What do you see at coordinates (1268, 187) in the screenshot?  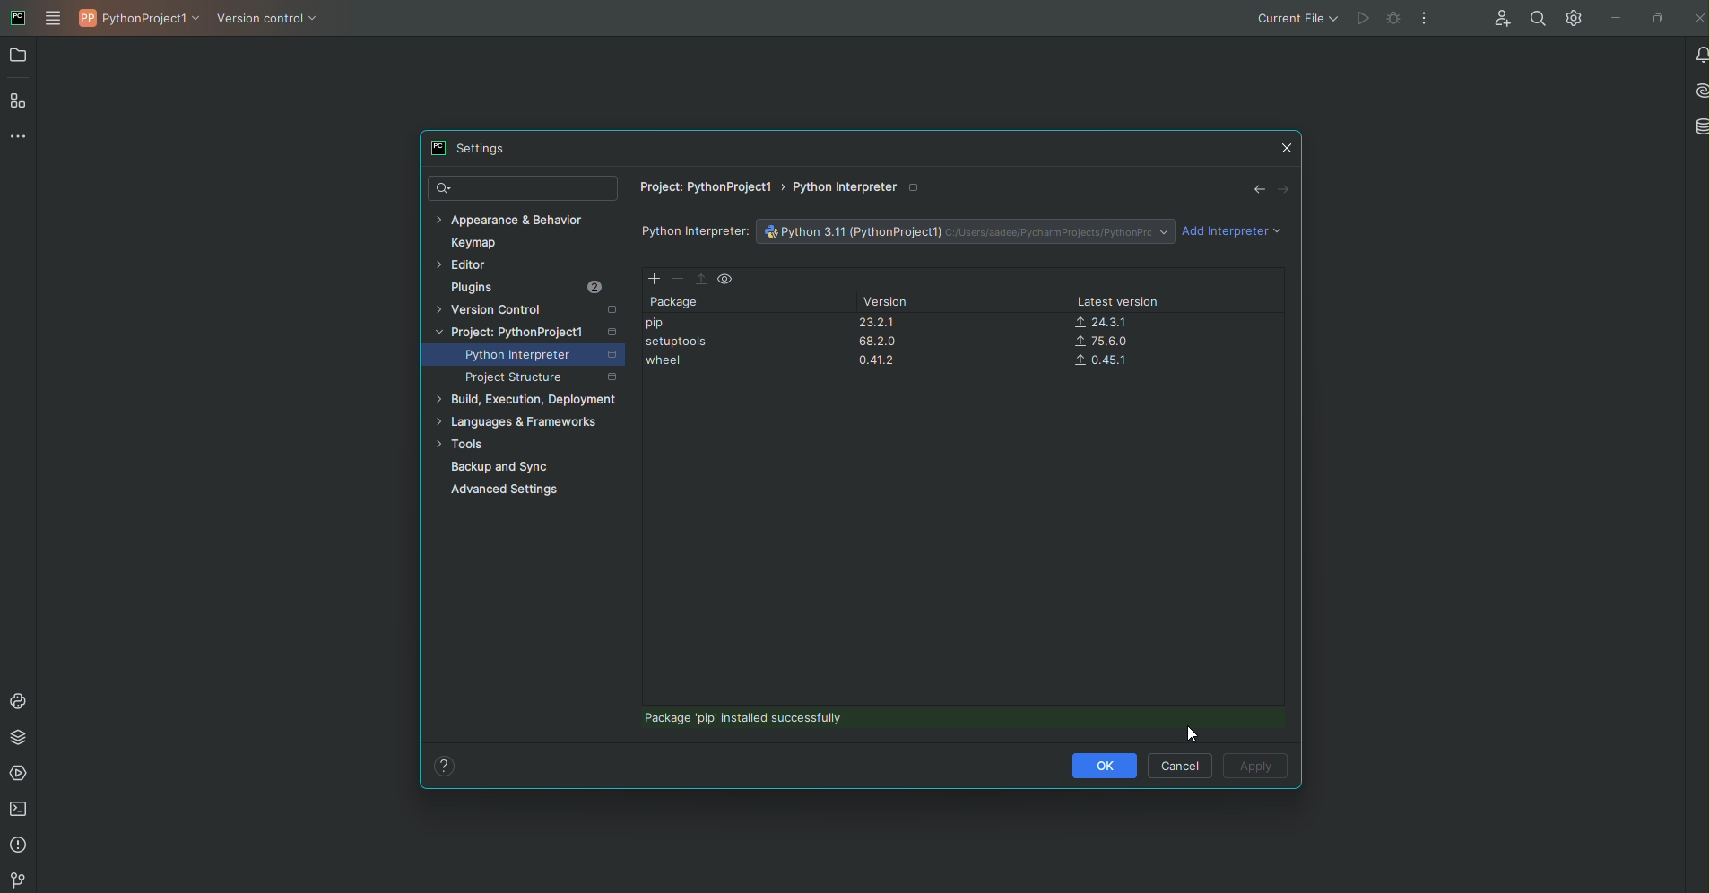 I see `Navigation` at bounding box center [1268, 187].